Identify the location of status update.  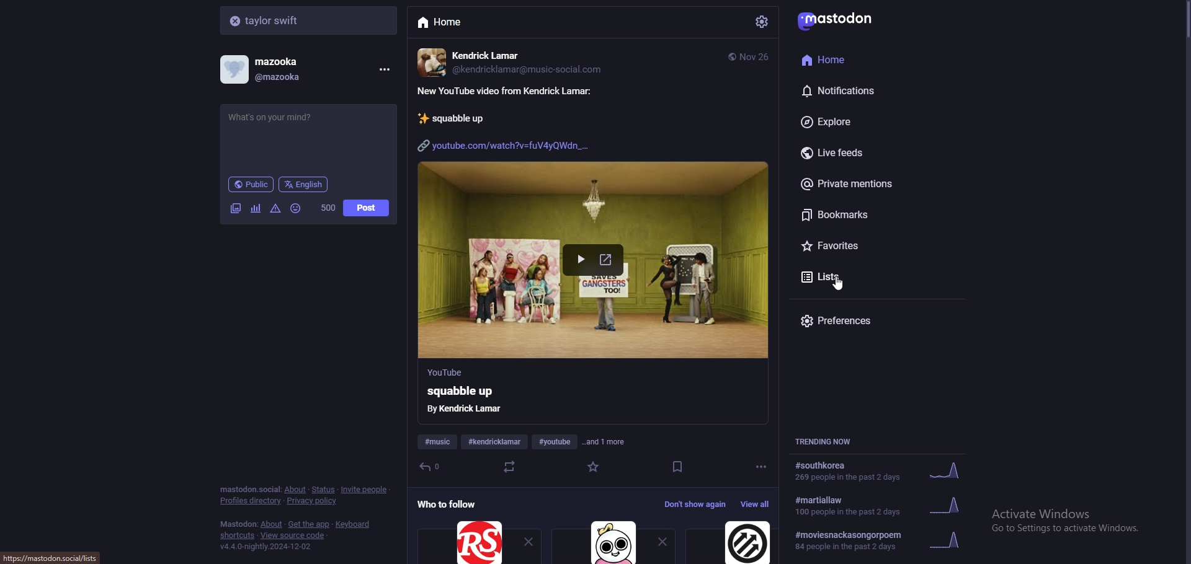
(281, 117).